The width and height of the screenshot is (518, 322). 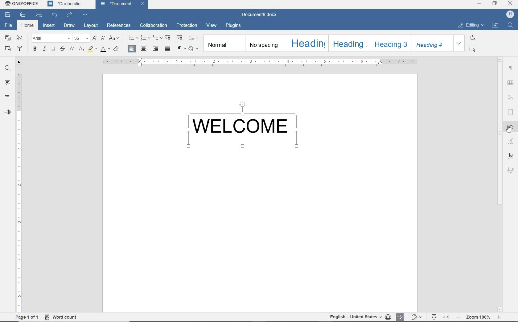 I want to click on TRACK CHANGES, so click(x=417, y=317).